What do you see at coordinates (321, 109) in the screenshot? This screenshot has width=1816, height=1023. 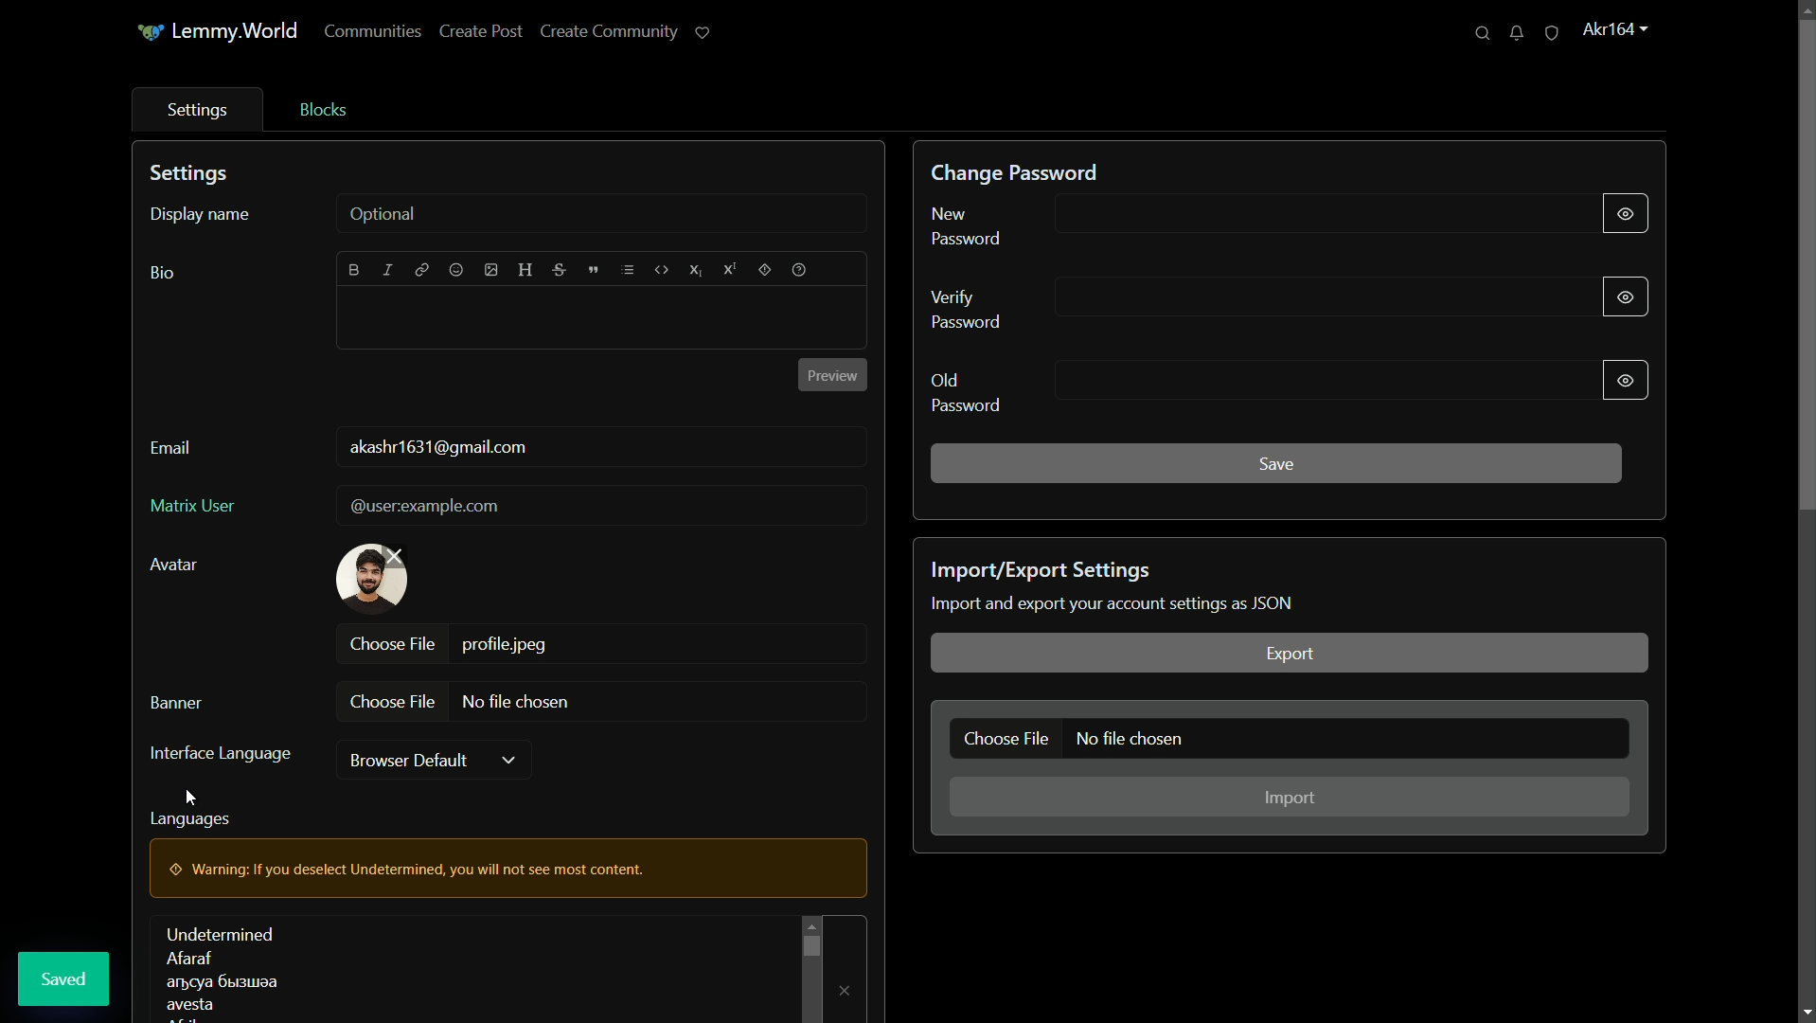 I see `blocks tab` at bounding box center [321, 109].